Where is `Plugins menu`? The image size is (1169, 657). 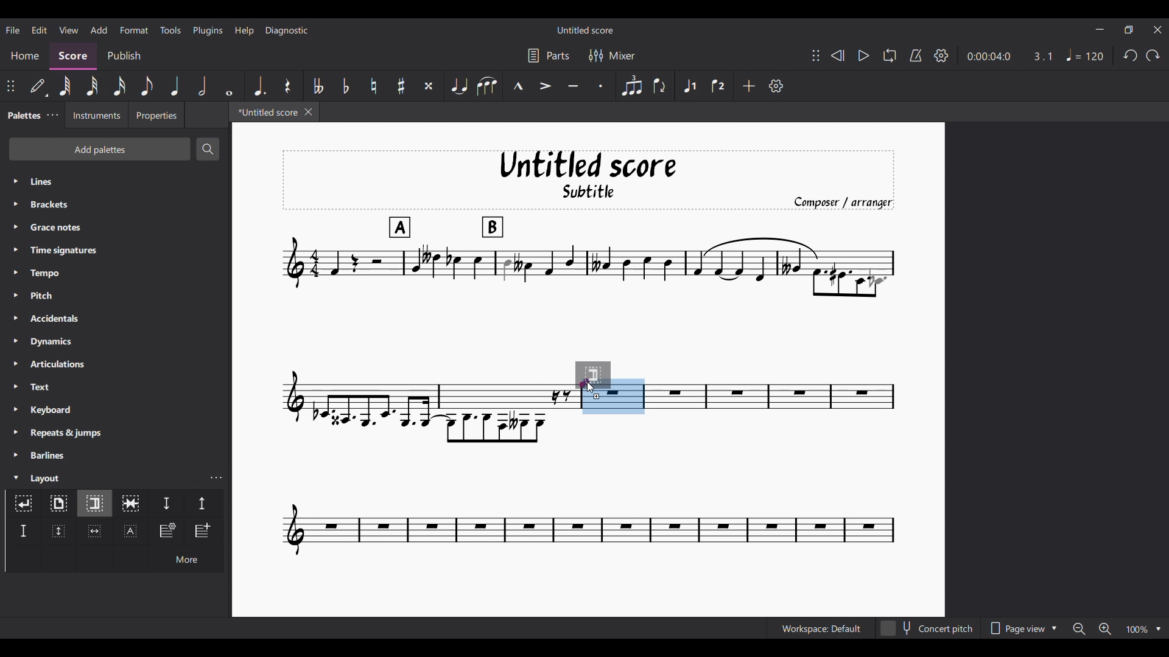
Plugins menu is located at coordinates (208, 30).